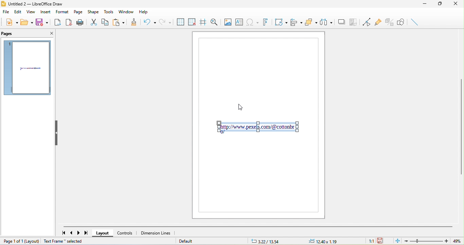 The image size is (464, 245). Describe the element at coordinates (377, 22) in the screenshot. I see `gluepoint function` at that location.